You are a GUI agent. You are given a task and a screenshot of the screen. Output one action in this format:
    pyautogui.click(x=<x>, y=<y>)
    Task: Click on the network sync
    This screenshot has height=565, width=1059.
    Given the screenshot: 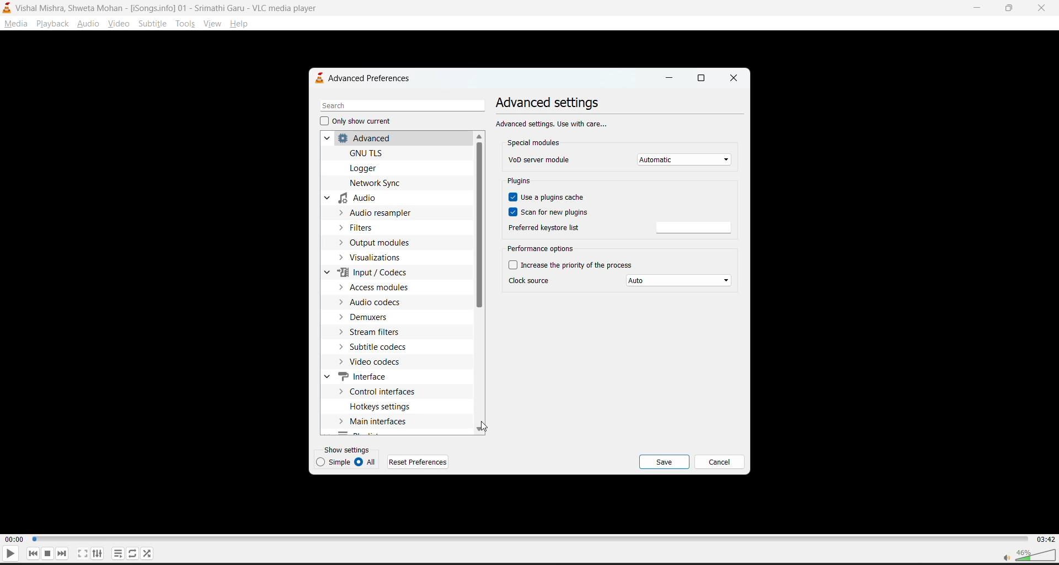 What is the action you would take?
    pyautogui.click(x=376, y=184)
    